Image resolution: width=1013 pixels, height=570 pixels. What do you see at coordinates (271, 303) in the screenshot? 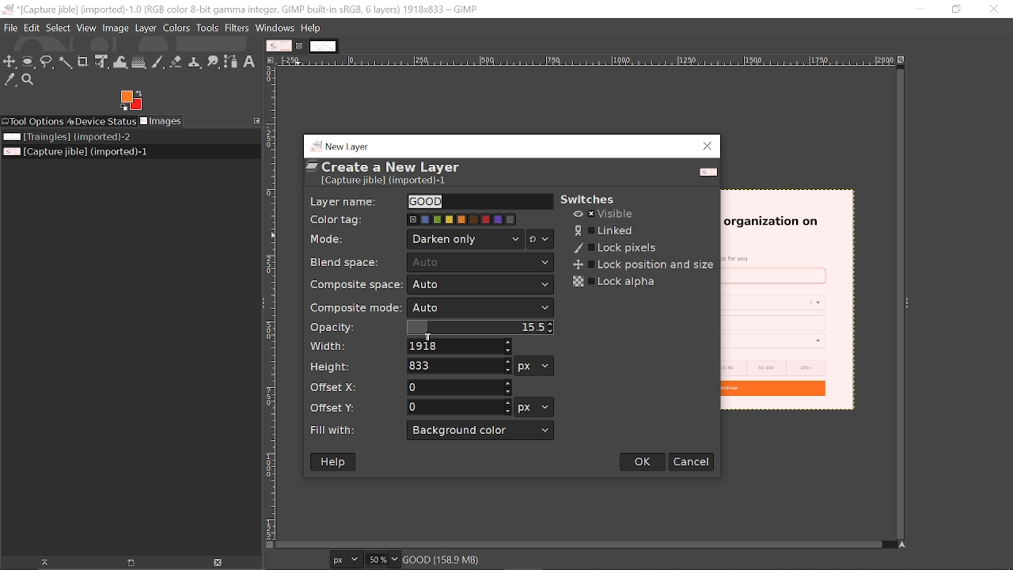
I see `Vertical label` at bounding box center [271, 303].